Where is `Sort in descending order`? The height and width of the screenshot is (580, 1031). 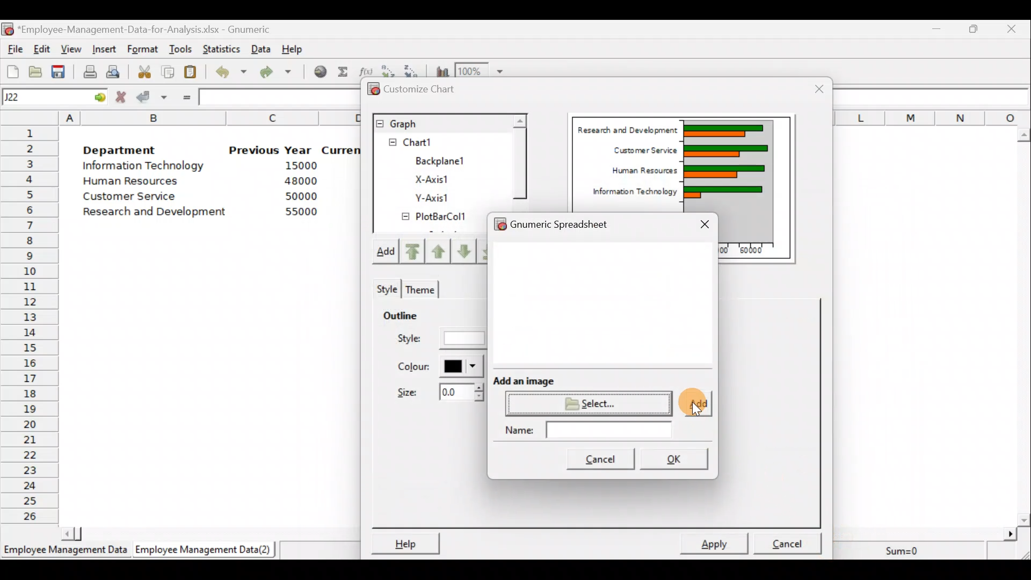
Sort in descending order is located at coordinates (413, 69).